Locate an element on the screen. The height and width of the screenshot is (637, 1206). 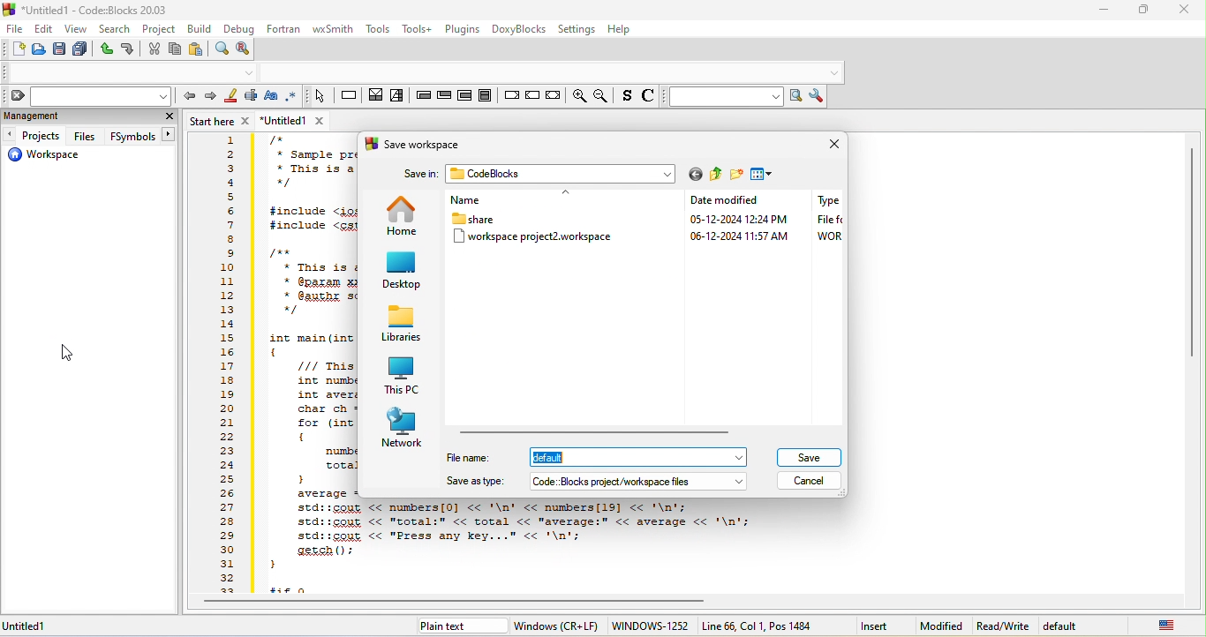
tools++ is located at coordinates (419, 28).